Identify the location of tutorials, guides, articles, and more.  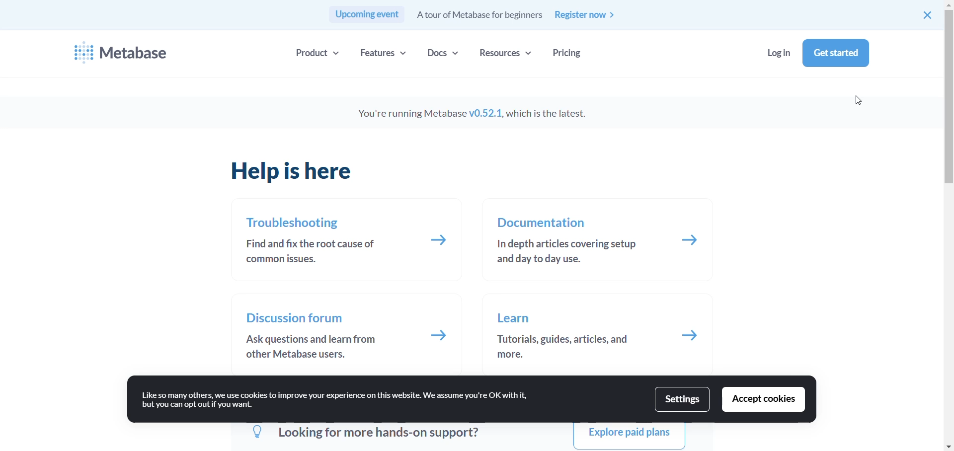
(564, 347).